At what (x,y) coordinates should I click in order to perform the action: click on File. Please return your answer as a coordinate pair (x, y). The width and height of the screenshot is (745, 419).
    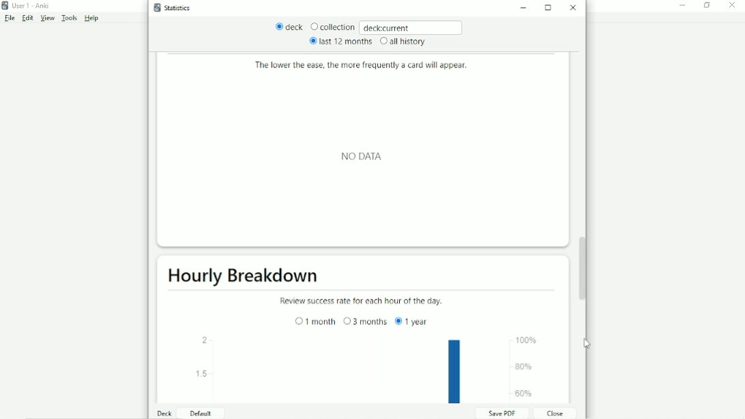
    Looking at the image, I should click on (9, 18).